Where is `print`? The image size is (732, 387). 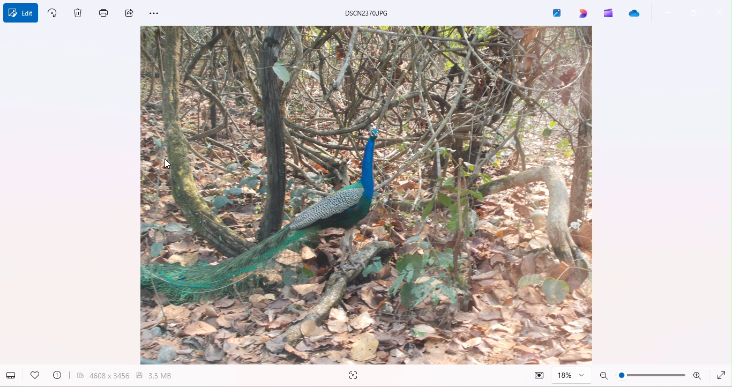 print is located at coordinates (105, 12).